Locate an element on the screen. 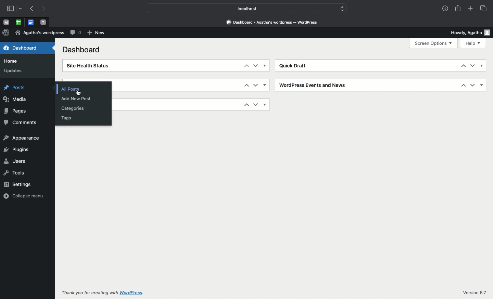 The image size is (493, 299). Comments is located at coordinates (22, 122).